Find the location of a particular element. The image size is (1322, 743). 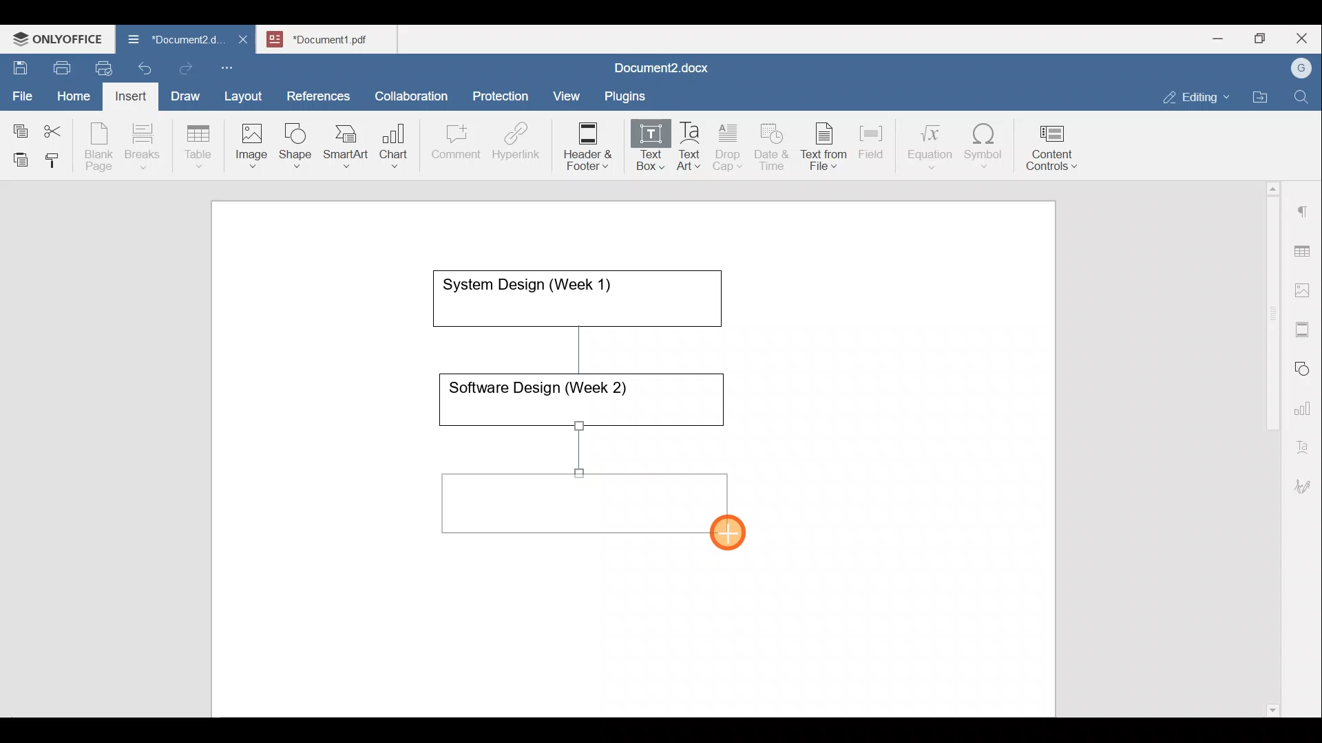

Shape is located at coordinates (297, 139).